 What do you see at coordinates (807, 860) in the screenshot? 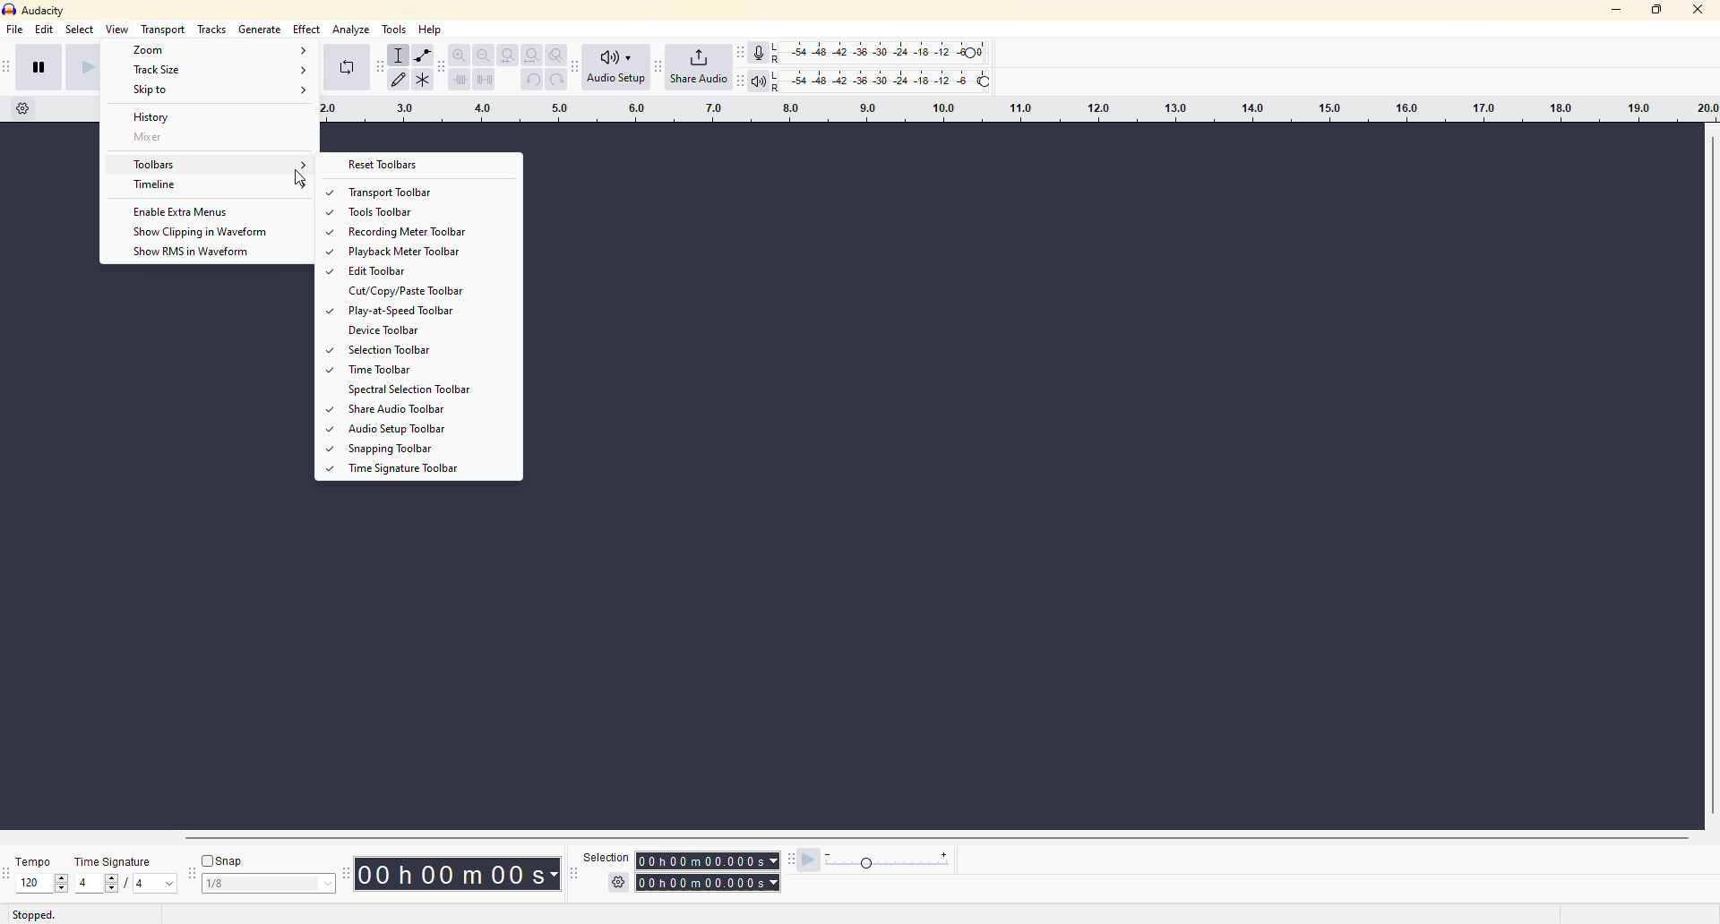
I see `play at speed` at bounding box center [807, 860].